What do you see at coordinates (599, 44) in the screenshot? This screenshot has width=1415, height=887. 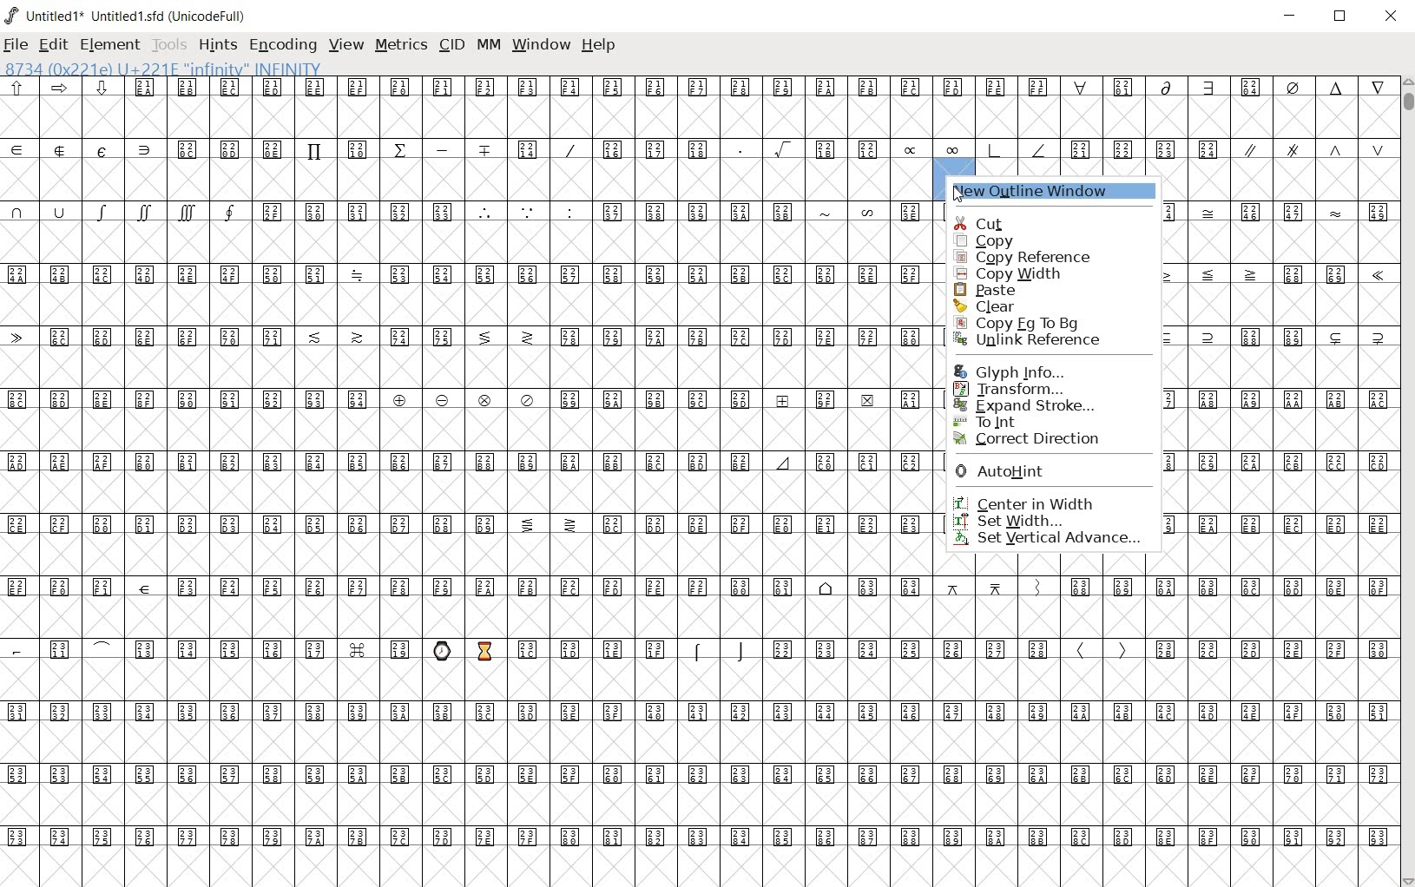 I see `help` at bounding box center [599, 44].